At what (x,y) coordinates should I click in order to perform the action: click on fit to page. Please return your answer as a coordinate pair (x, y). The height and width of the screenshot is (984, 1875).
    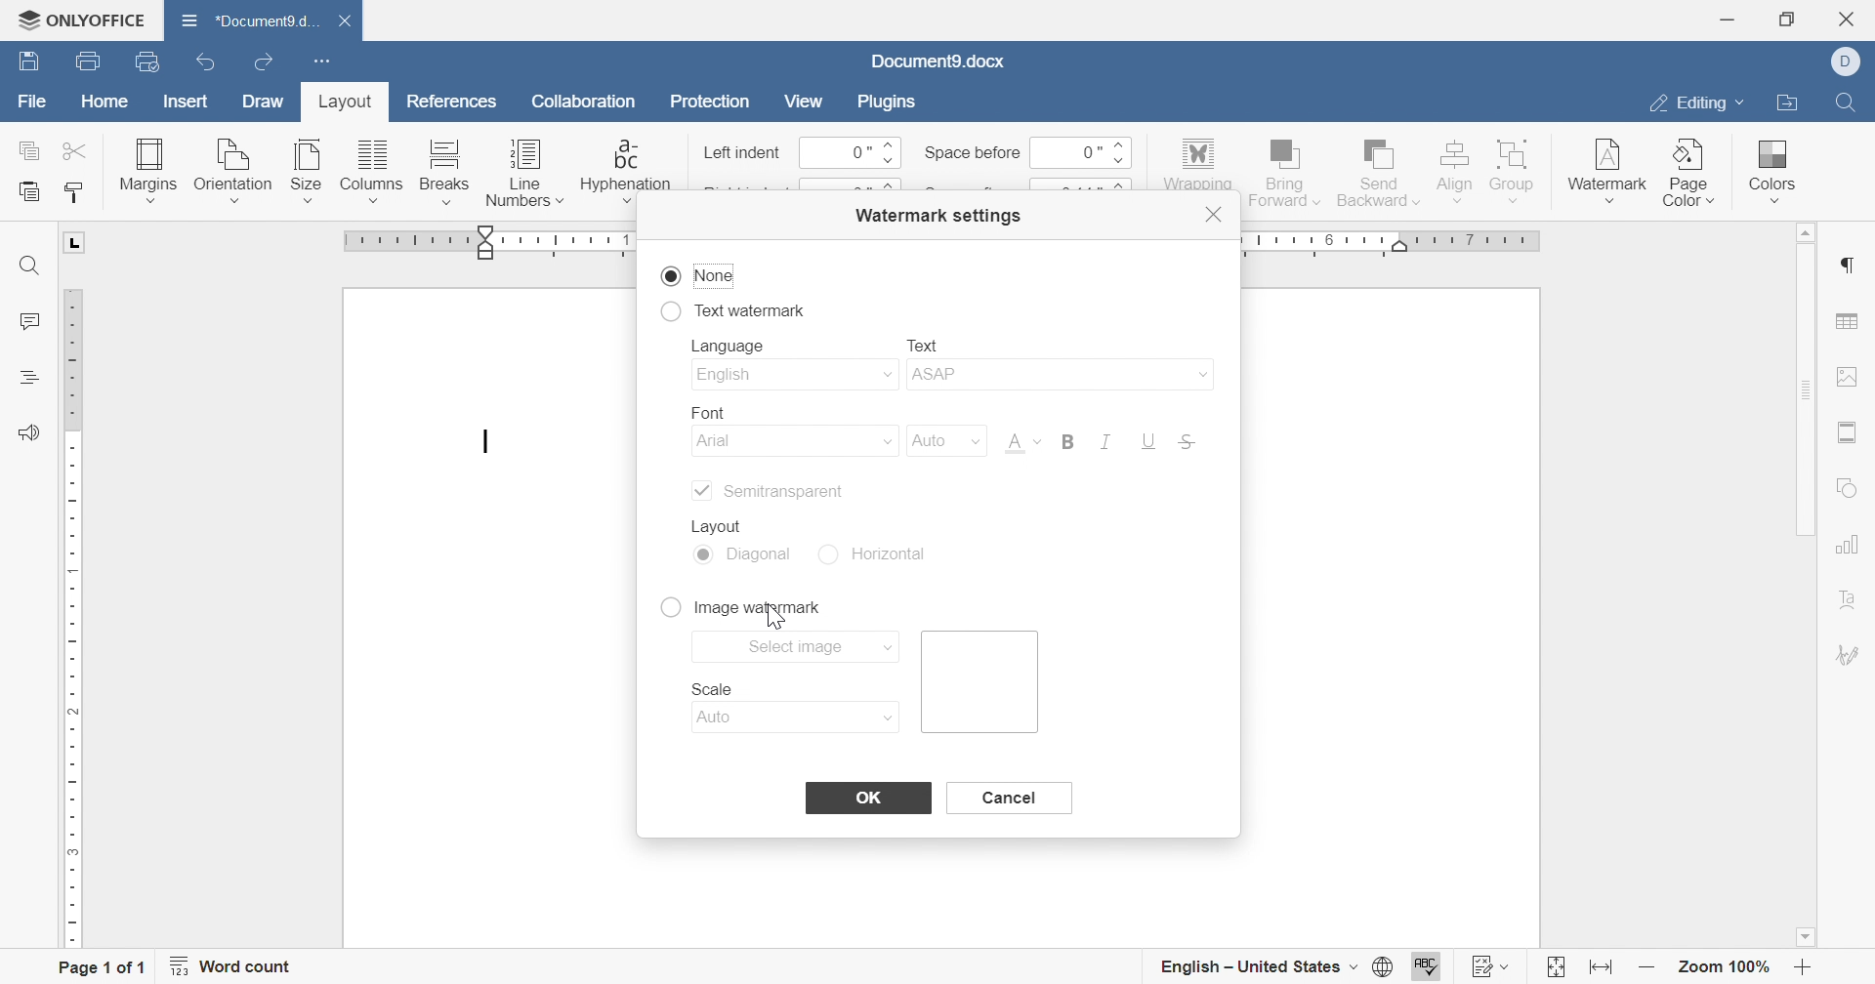
    Looking at the image, I should click on (1554, 970).